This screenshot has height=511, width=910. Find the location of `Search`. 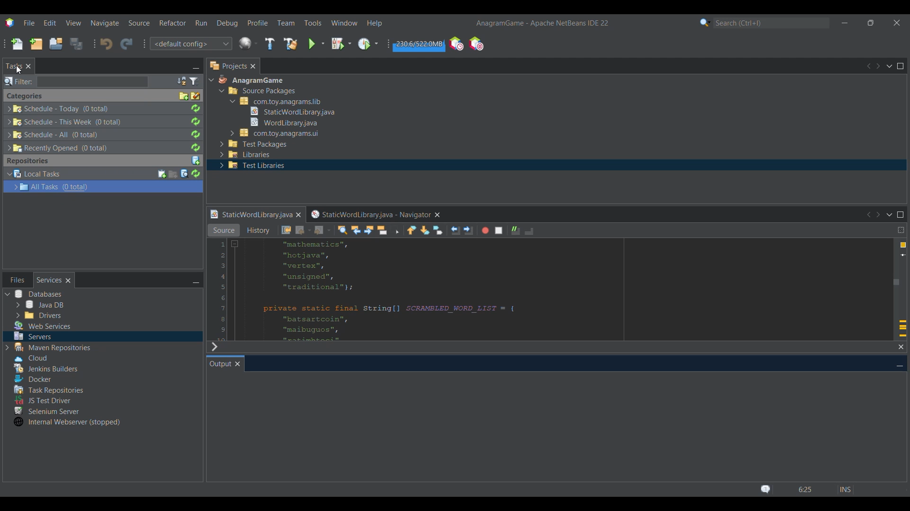

Search is located at coordinates (771, 23).